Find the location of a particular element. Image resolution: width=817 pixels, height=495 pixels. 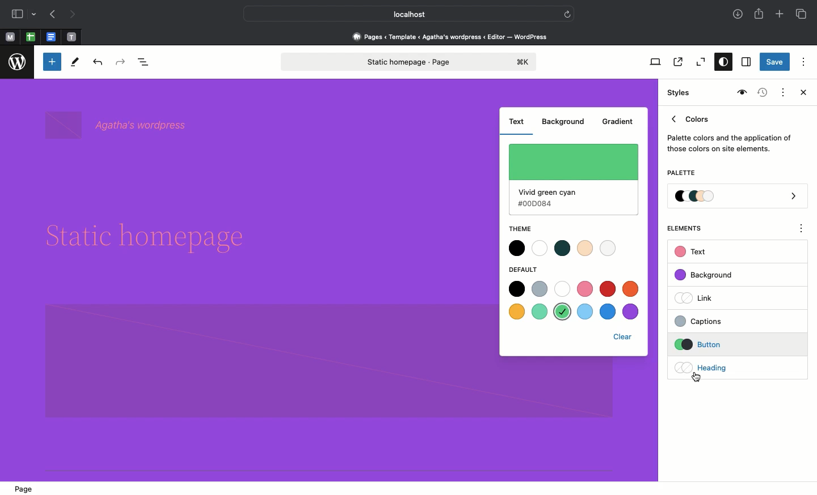

Pinned tab is located at coordinates (72, 37).